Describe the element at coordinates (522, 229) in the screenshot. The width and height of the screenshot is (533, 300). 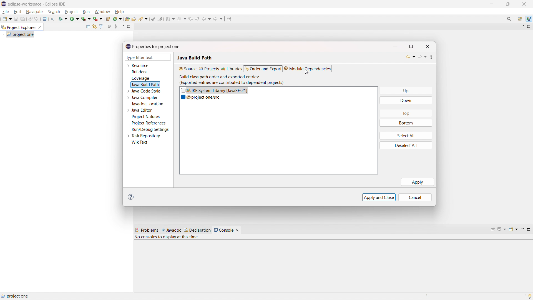
I see `minimize` at that location.